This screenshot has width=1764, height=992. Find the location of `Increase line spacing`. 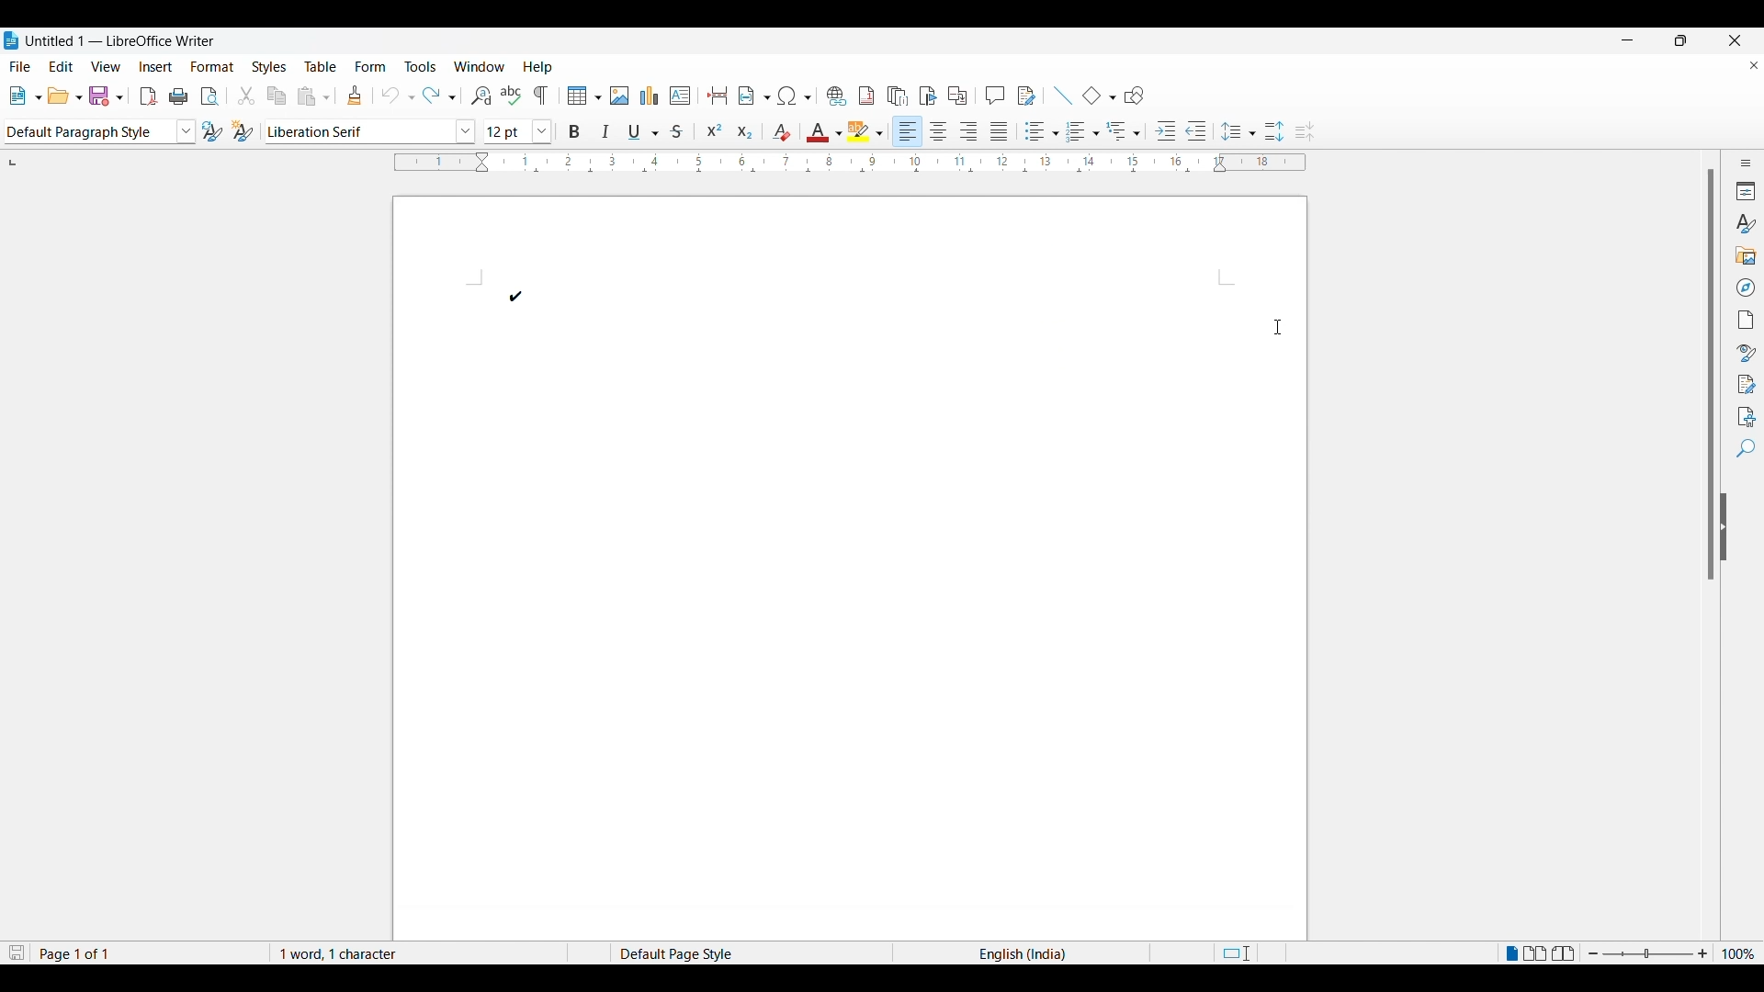

Increase line spacing is located at coordinates (1272, 128).